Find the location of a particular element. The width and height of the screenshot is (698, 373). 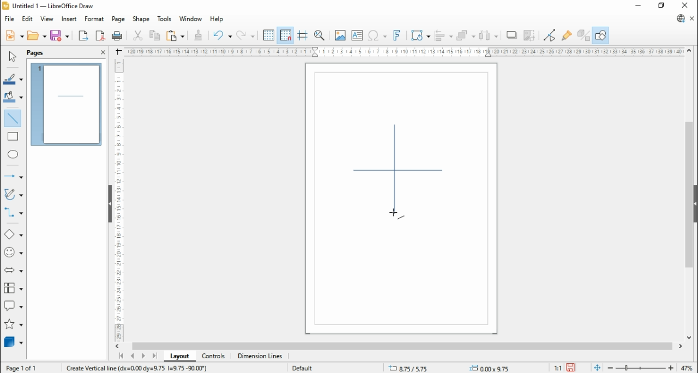

new line is located at coordinates (395, 169).